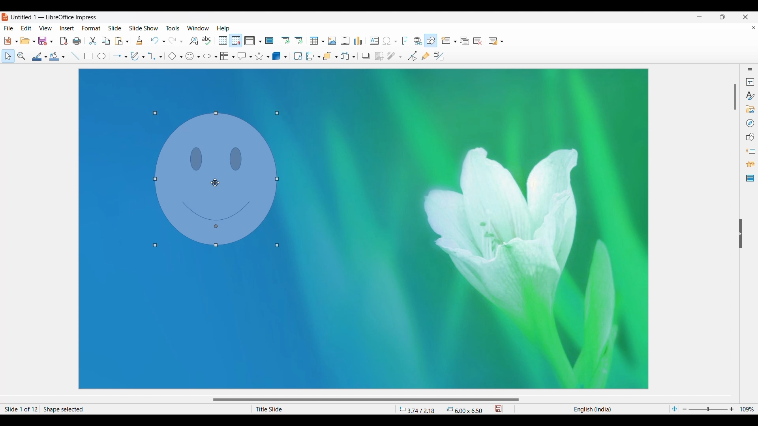 Image resolution: width=758 pixels, height=426 pixels. Describe the element at coordinates (173, 41) in the screenshot. I see `Redo` at that location.